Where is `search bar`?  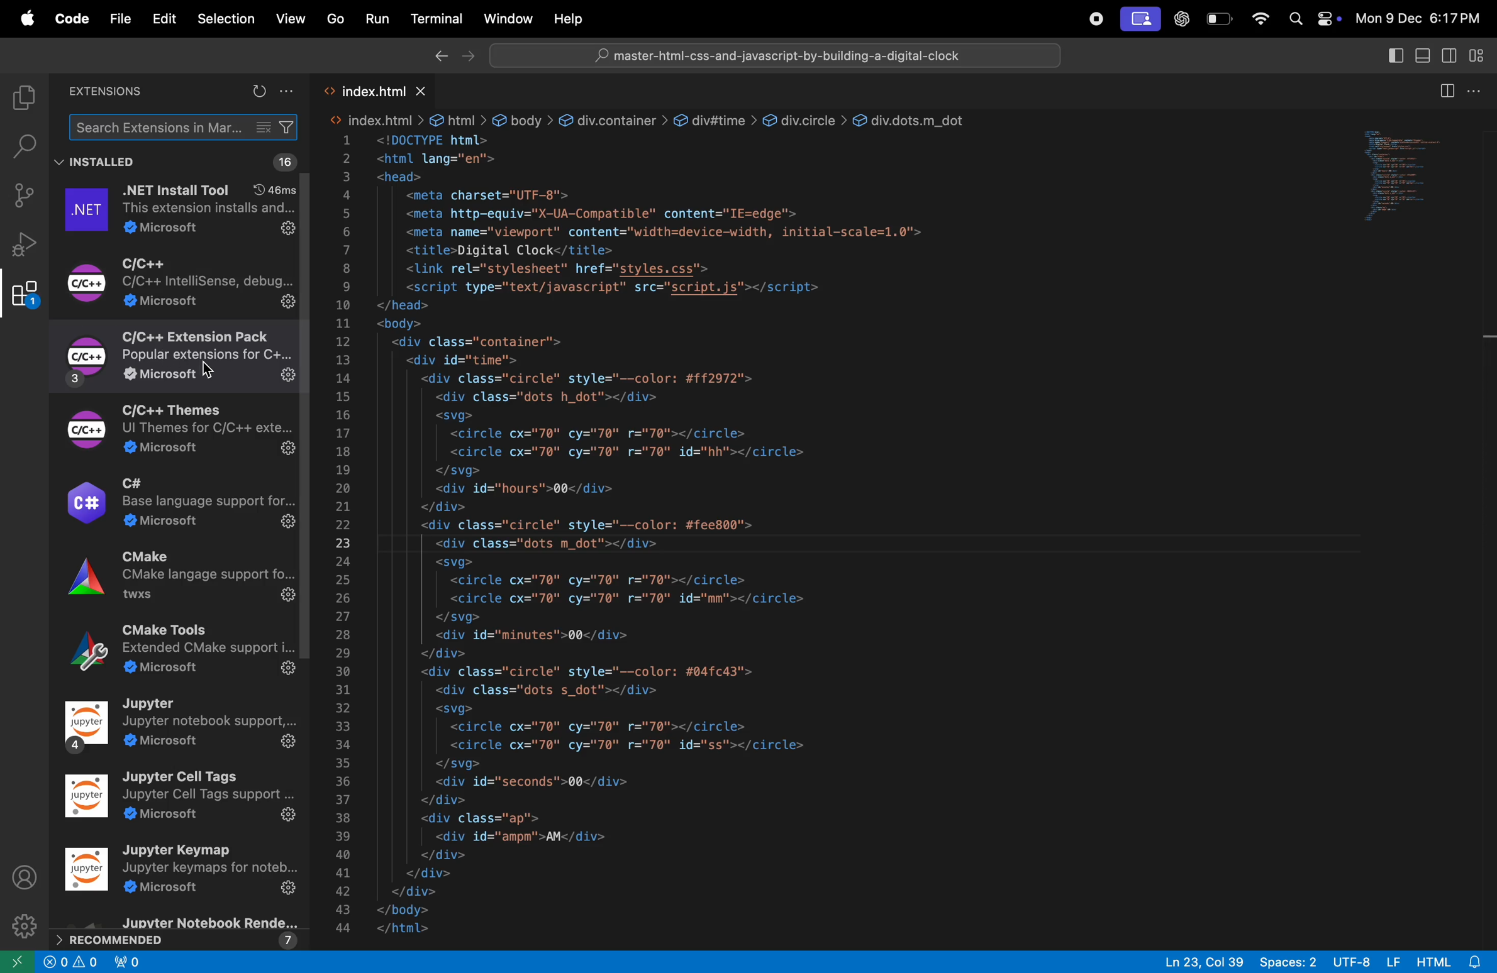 search bar is located at coordinates (775, 54).